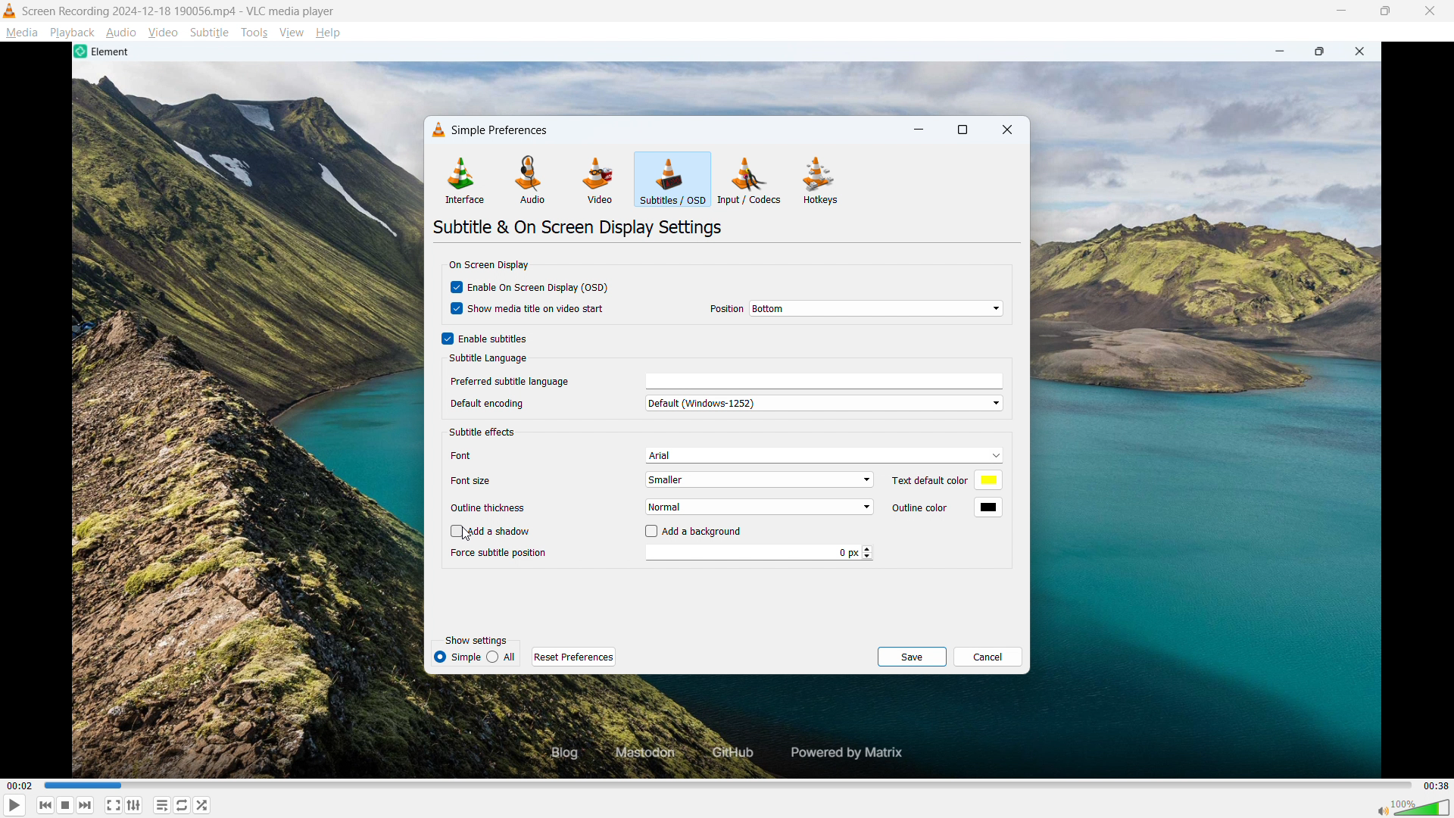  I want to click on Blog, so click(553, 754).